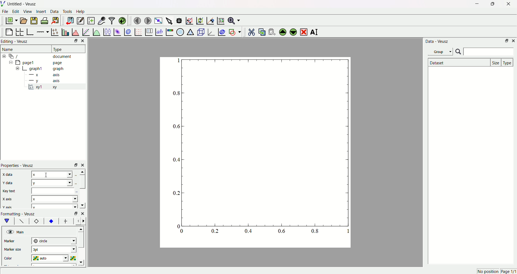 This screenshot has height=274, width=517. I want to click on scroll bar, so click(82, 182).